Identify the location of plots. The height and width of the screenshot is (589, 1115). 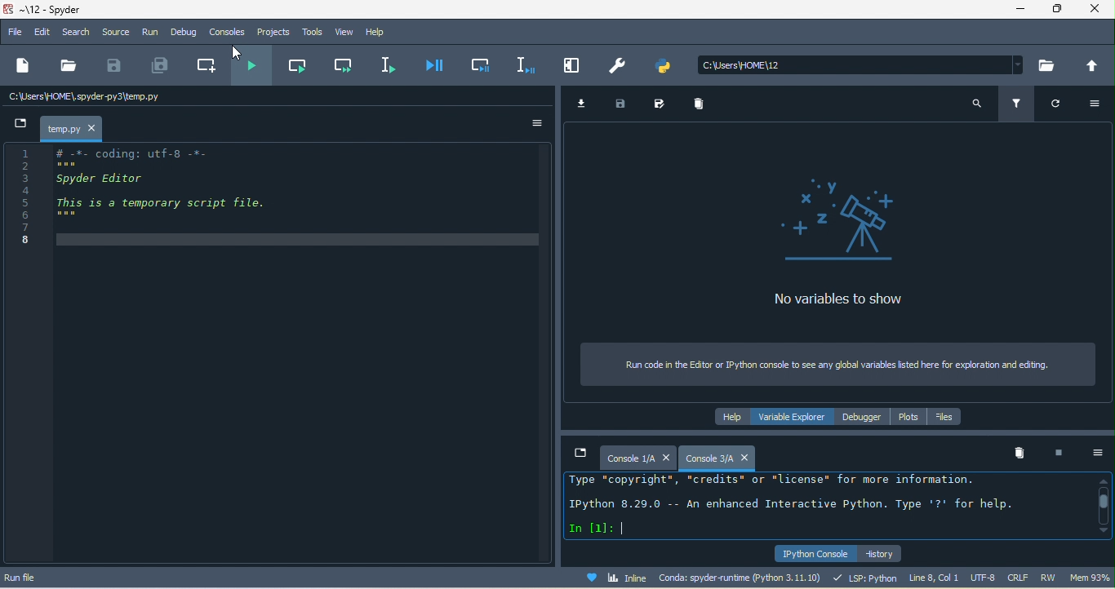
(910, 418).